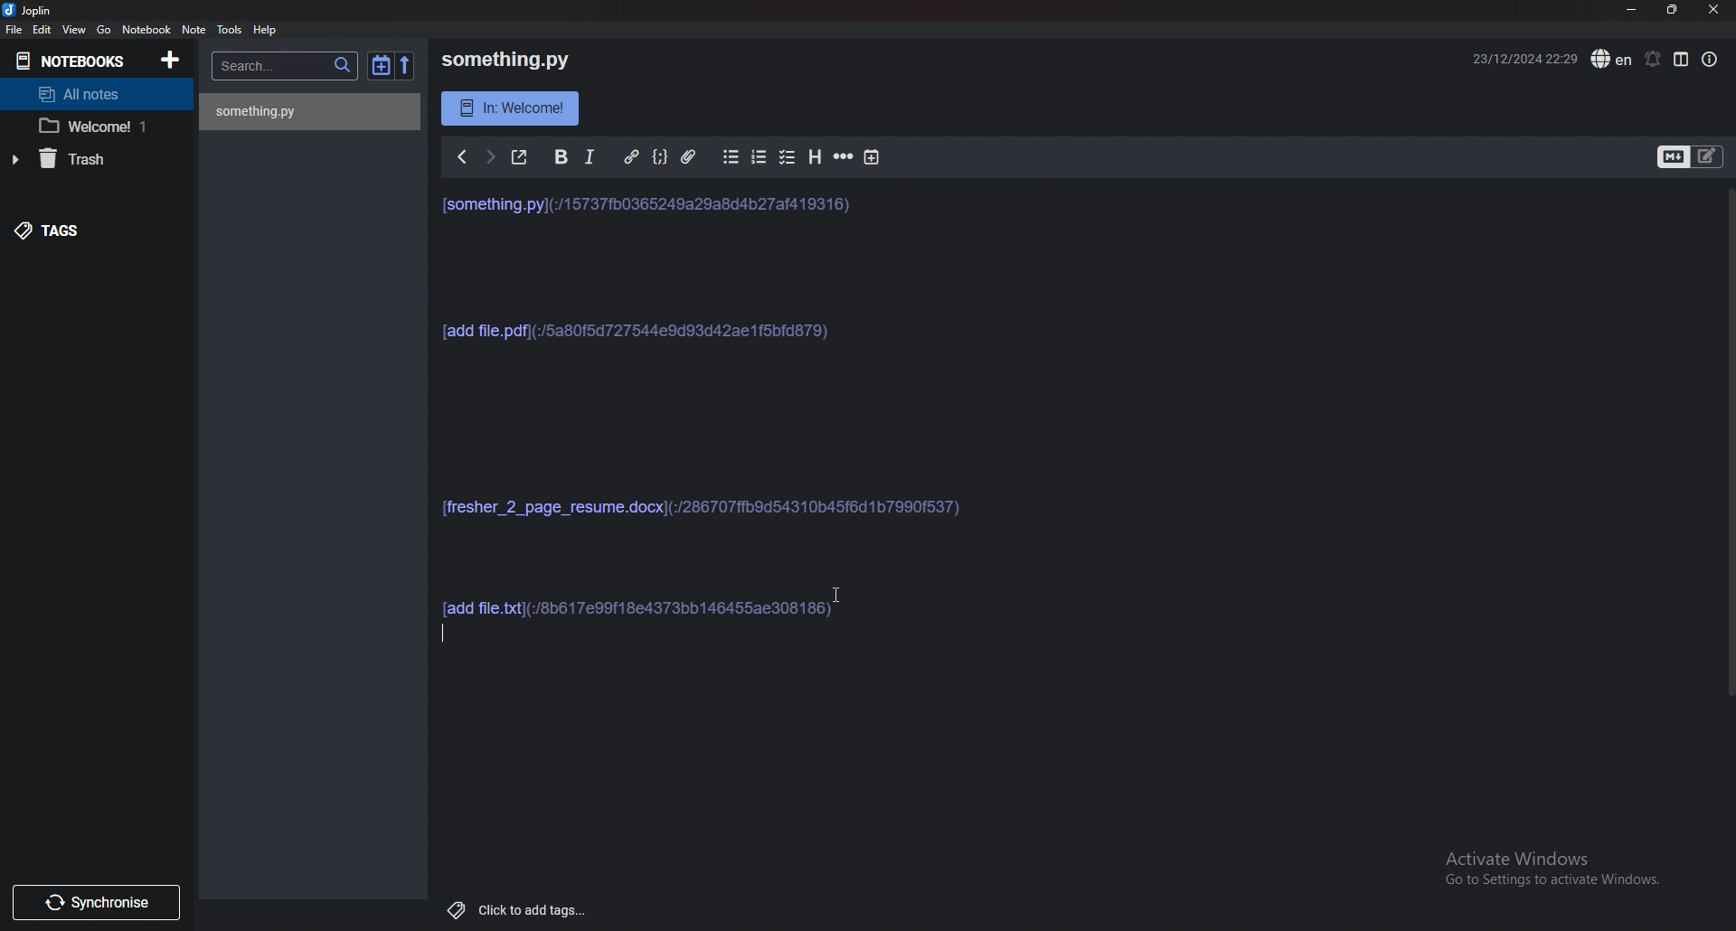 This screenshot has width=1736, height=931. I want to click on Minimize, so click(1634, 10).